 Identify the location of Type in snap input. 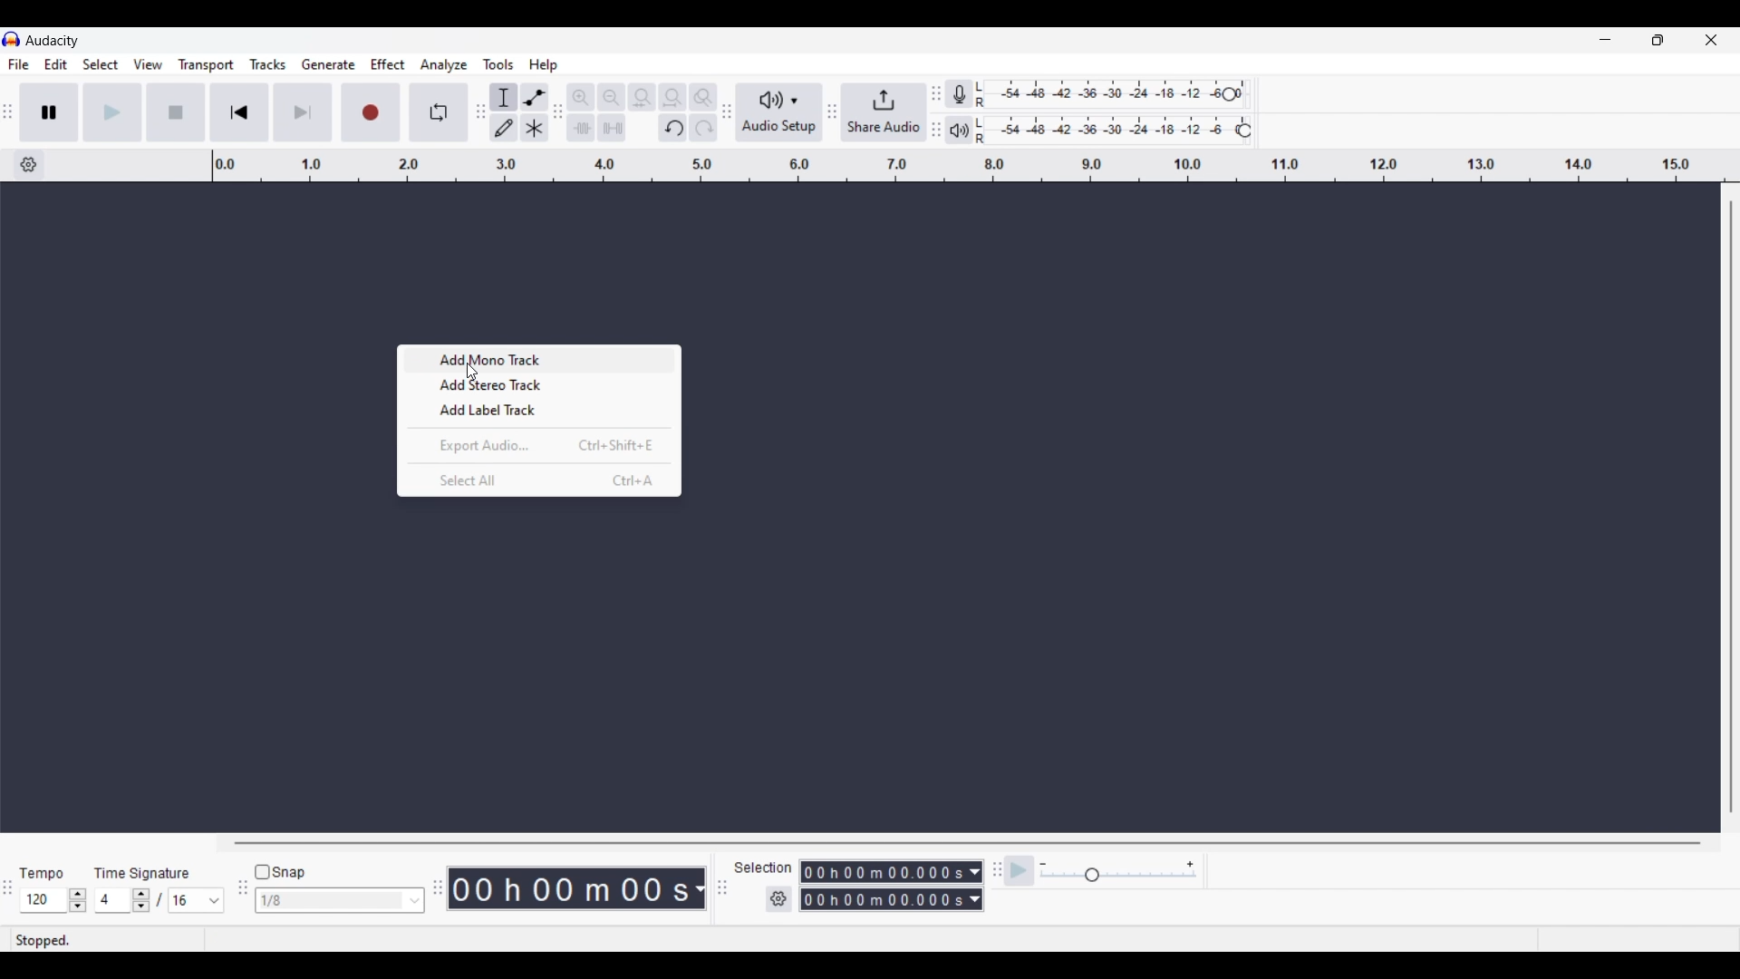
(331, 901).